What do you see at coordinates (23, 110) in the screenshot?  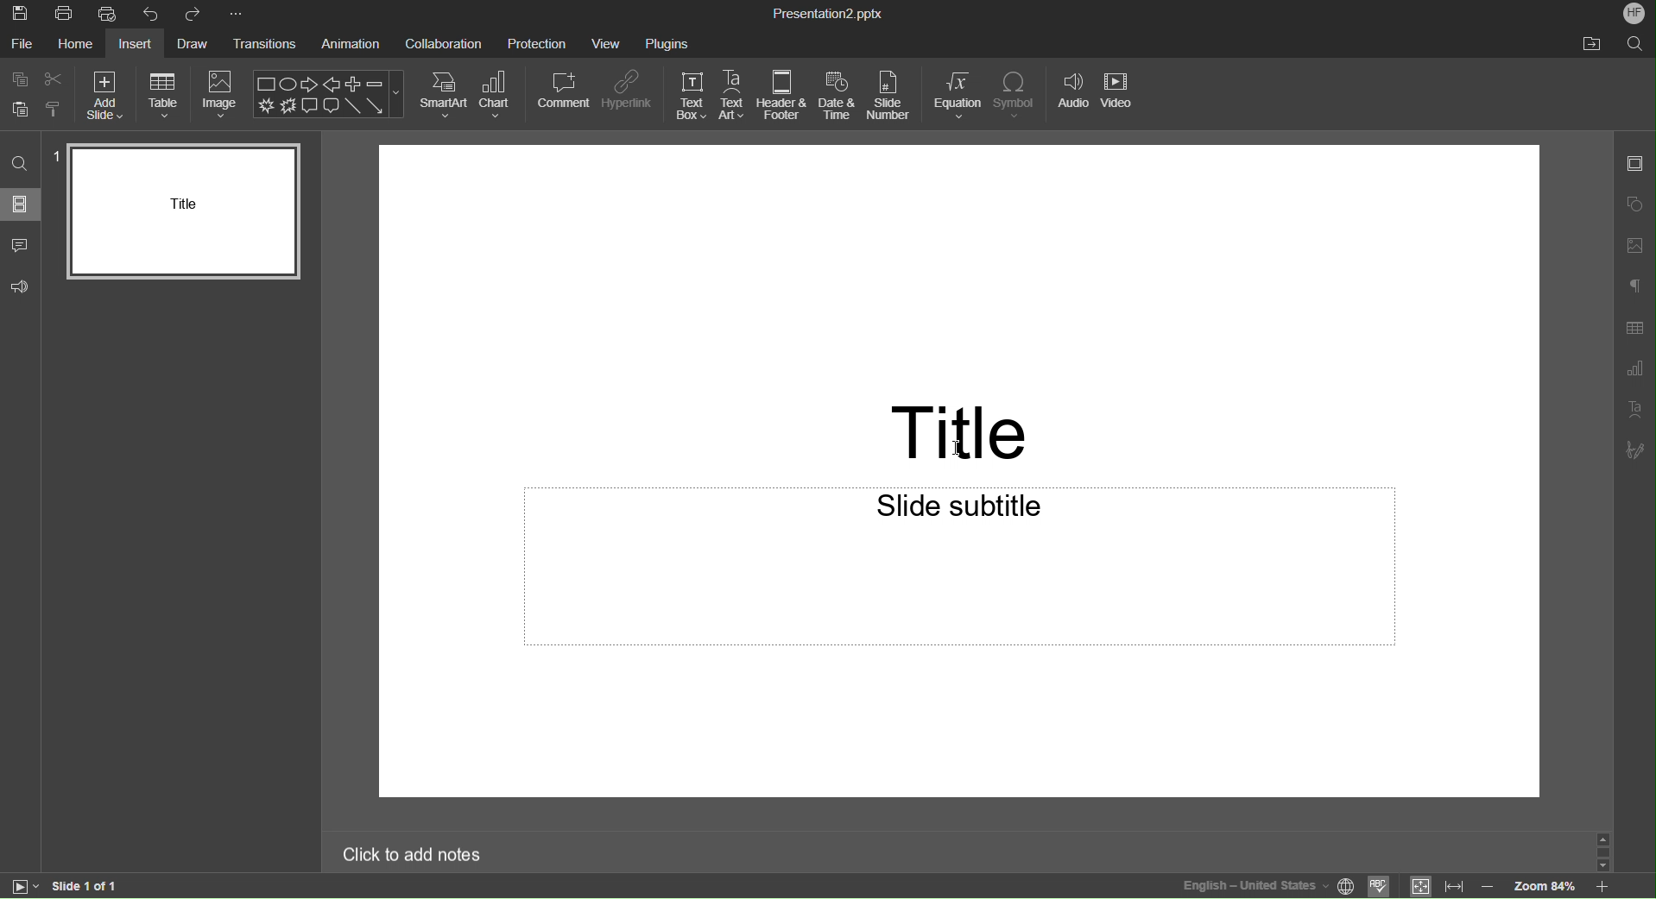 I see `paste` at bounding box center [23, 110].